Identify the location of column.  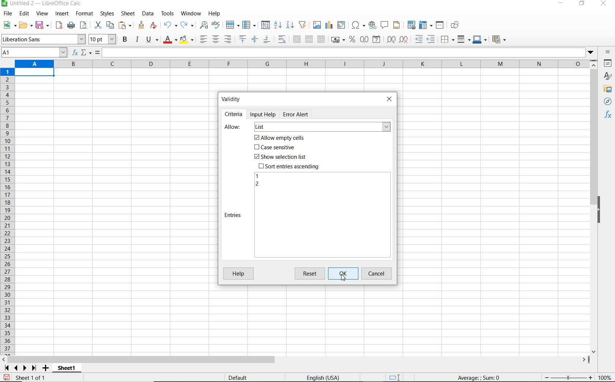
(250, 25).